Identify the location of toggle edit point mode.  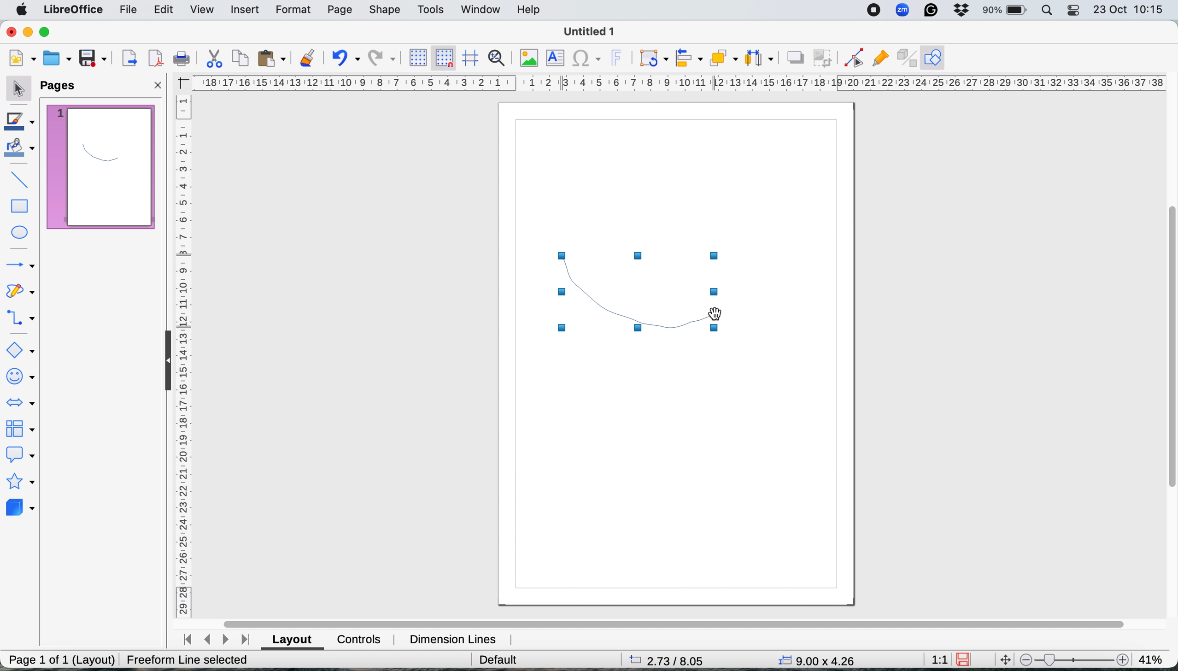
(852, 58).